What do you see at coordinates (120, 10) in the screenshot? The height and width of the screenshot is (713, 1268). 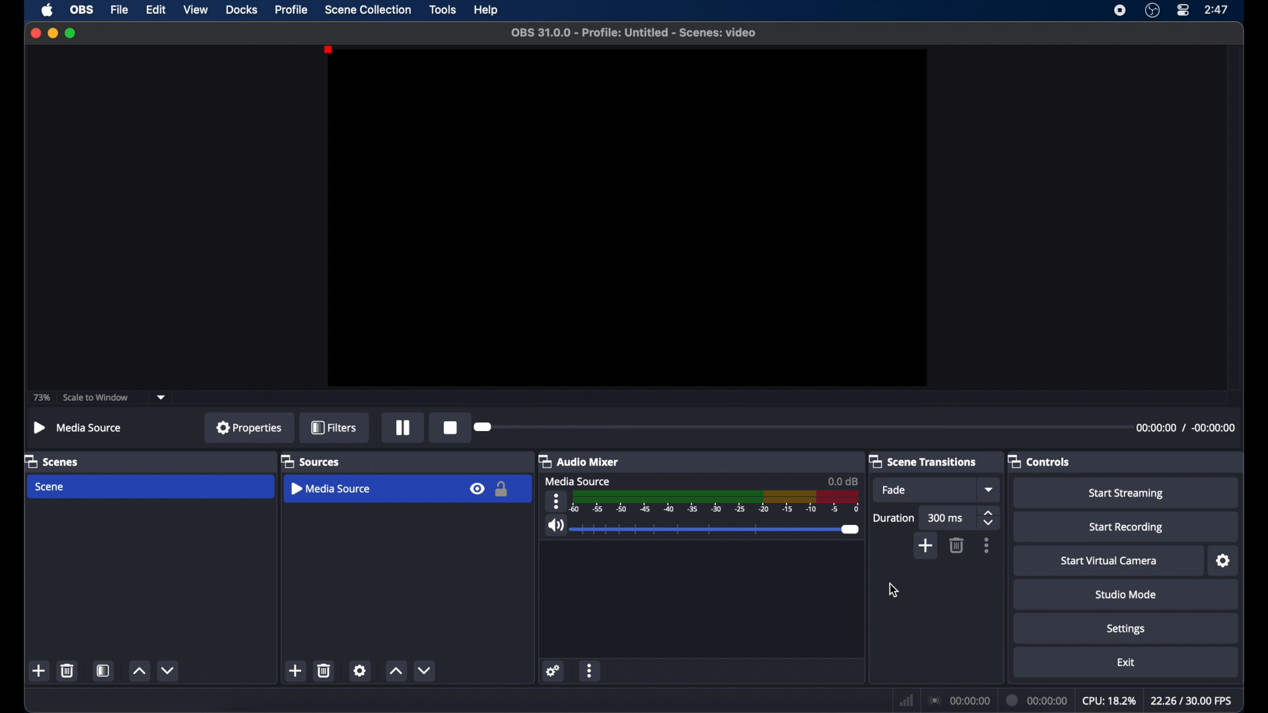 I see `file` at bounding box center [120, 10].